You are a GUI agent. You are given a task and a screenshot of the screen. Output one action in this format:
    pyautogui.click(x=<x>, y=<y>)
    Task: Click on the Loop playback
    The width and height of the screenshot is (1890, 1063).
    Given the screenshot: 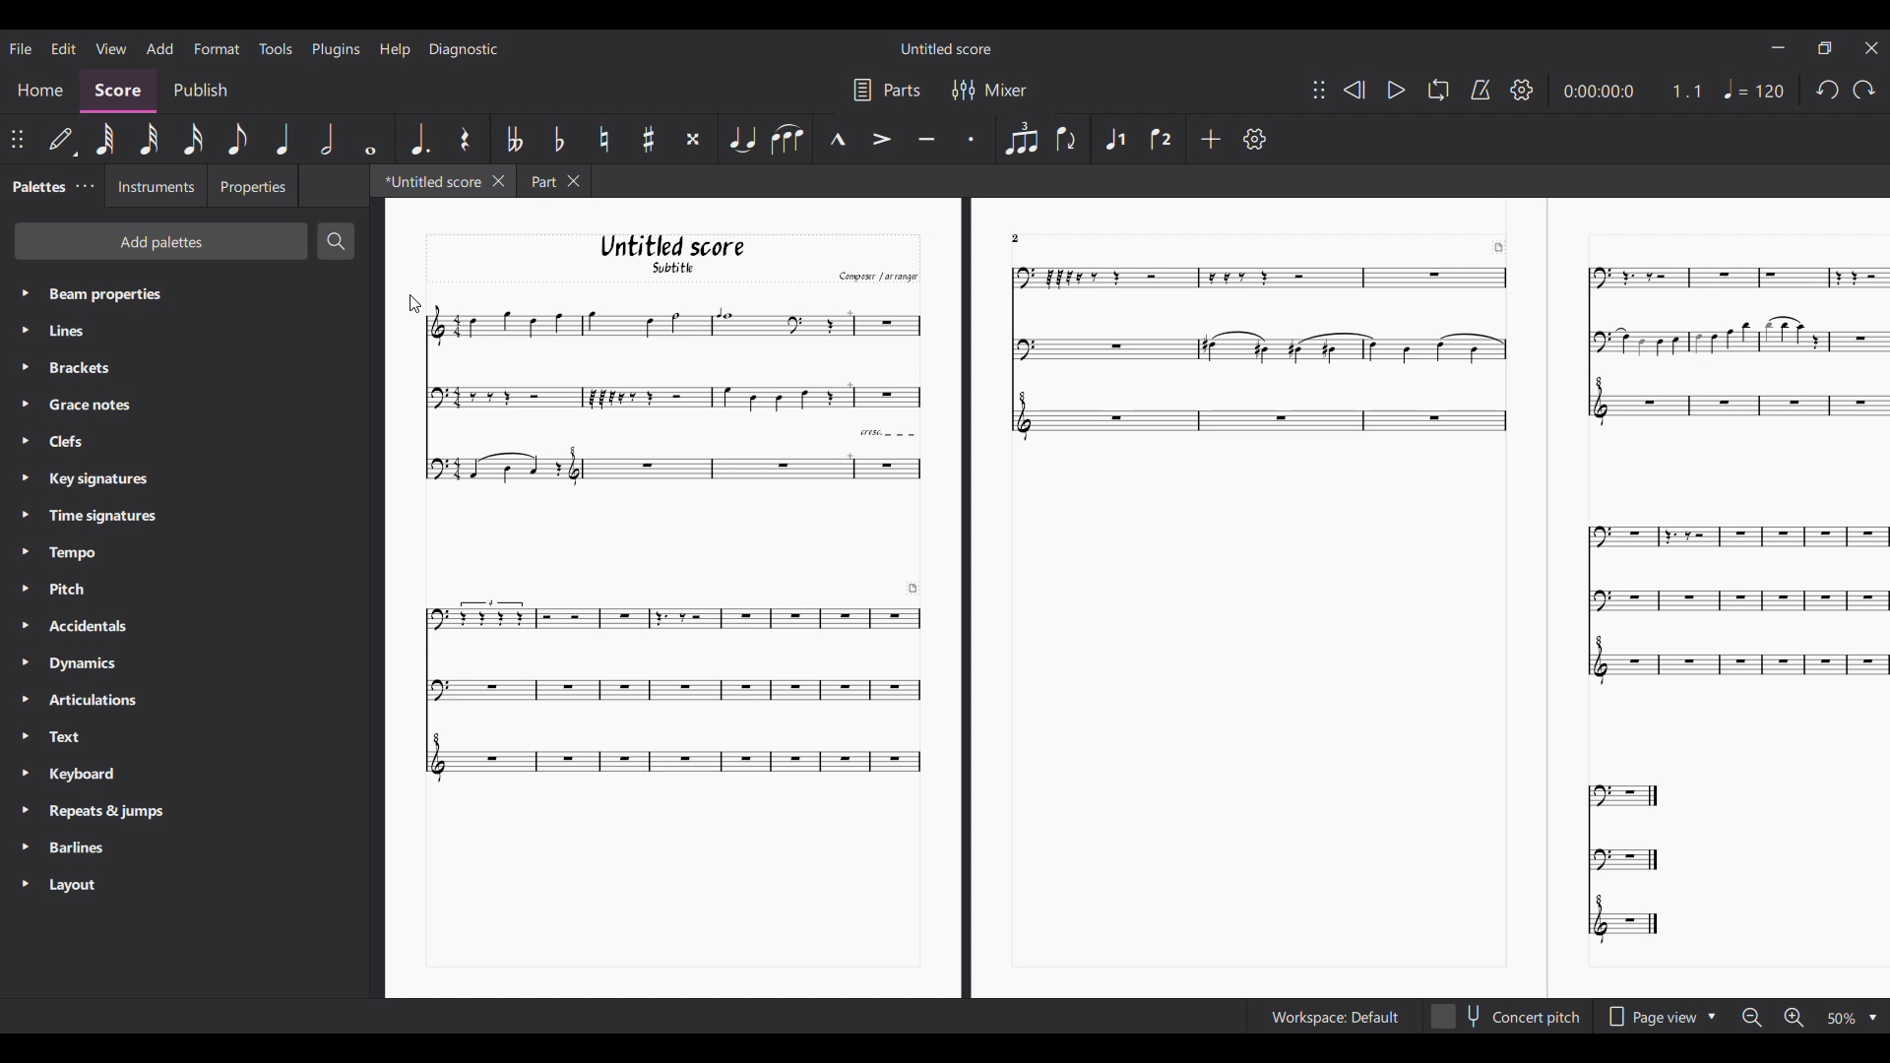 What is the action you would take?
    pyautogui.click(x=1437, y=91)
    